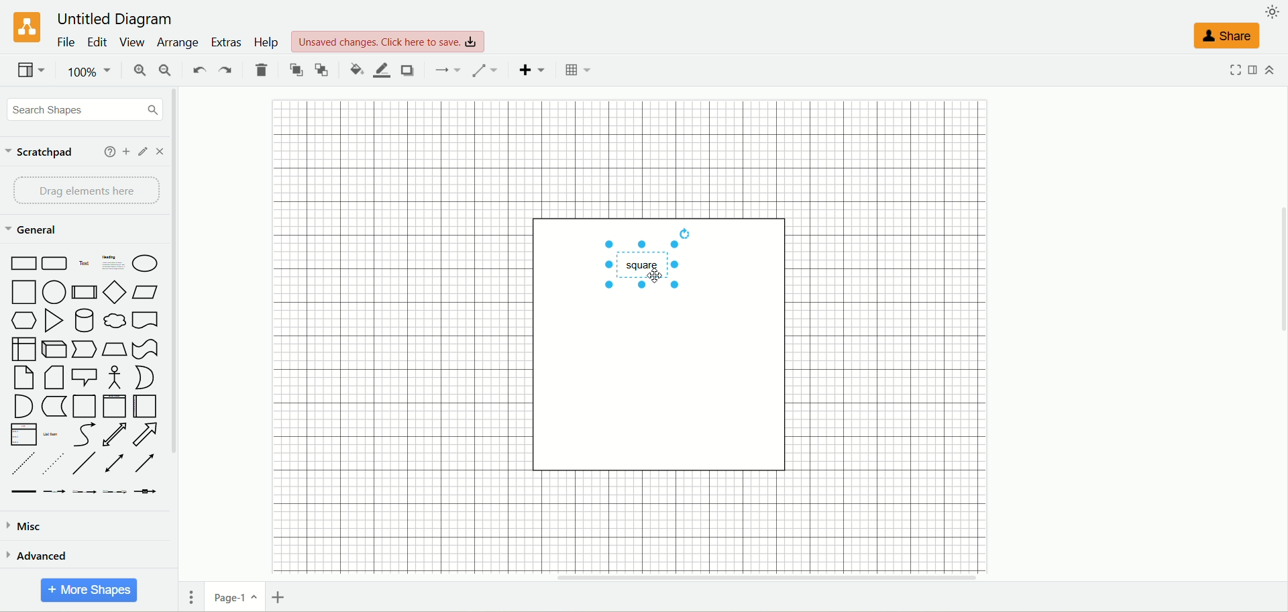 The image size is (1288, 612). I want to click on page-1, so click(233, 597).